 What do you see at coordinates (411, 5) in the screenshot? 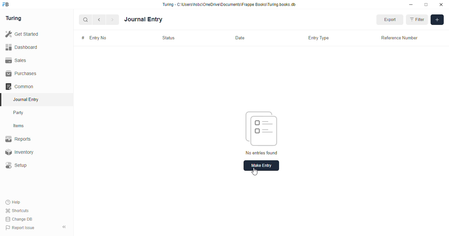
I see `minimize` at bounding box center [411, 5].